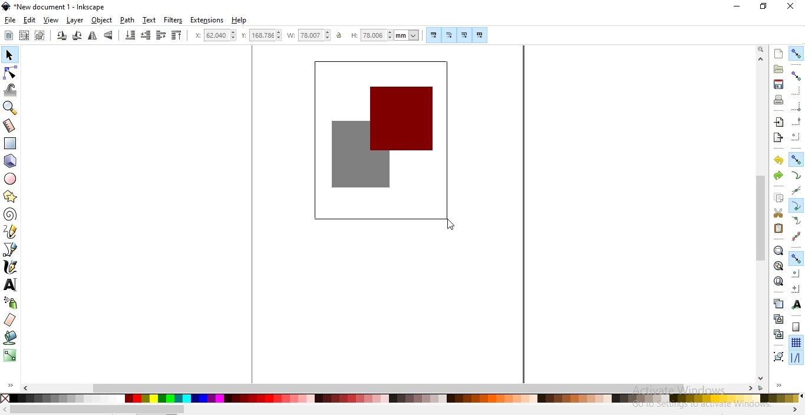 The image size is (805, 415). What do you see at coordinates (797, 121) in the screenshot?
I see `snap midpoints of bounding box edges` at bounding box center [797, 121].